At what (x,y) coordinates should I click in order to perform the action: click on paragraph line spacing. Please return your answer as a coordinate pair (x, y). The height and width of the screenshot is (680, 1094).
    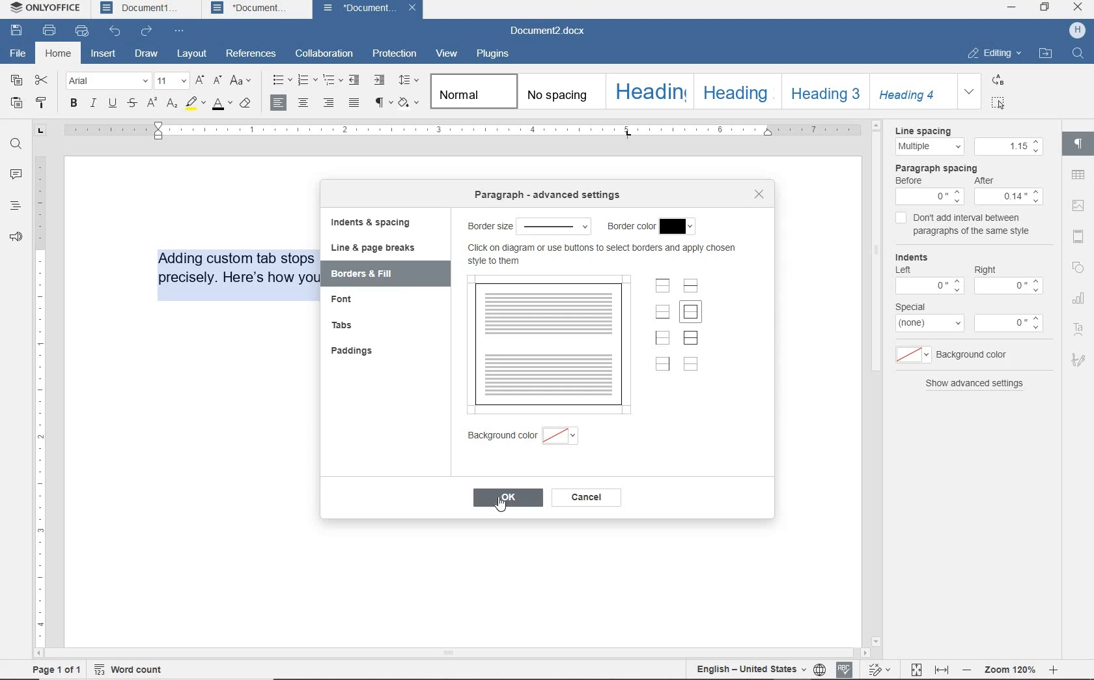
    Looking at the image, I should click on (409, 79).